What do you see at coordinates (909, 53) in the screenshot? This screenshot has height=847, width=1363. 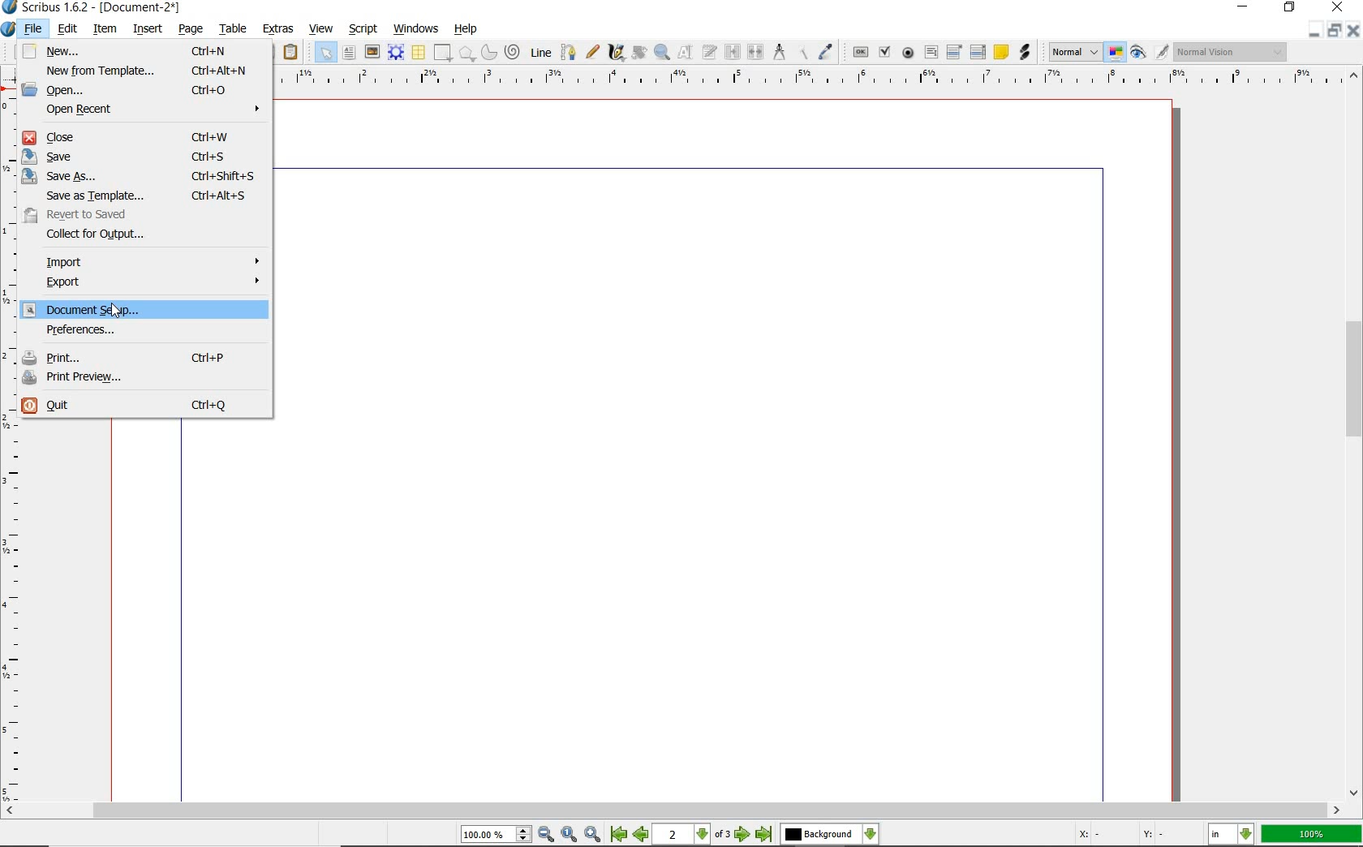 I see `pdf radio button` at bounding box center [909, 53].